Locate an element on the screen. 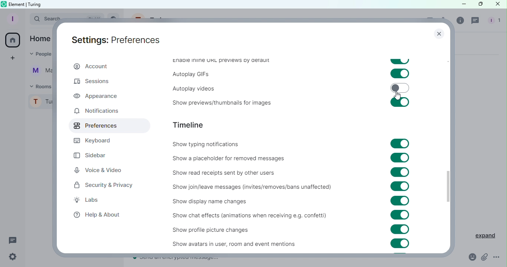  Toggle is located at coordinates (400, 229).